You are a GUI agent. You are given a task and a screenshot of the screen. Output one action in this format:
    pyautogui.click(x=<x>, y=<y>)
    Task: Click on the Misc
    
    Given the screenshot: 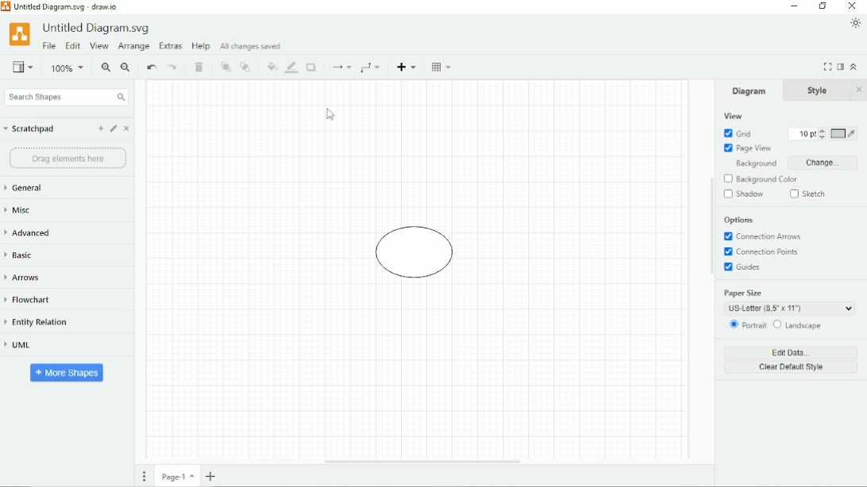 What is the action you would take?
    pyautogui.click(x=21, y=210)
    